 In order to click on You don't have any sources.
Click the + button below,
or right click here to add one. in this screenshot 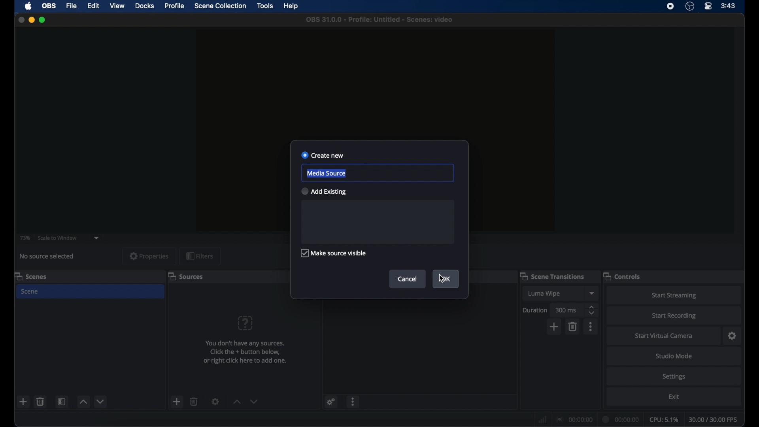, I will do `click(247, 352)`.